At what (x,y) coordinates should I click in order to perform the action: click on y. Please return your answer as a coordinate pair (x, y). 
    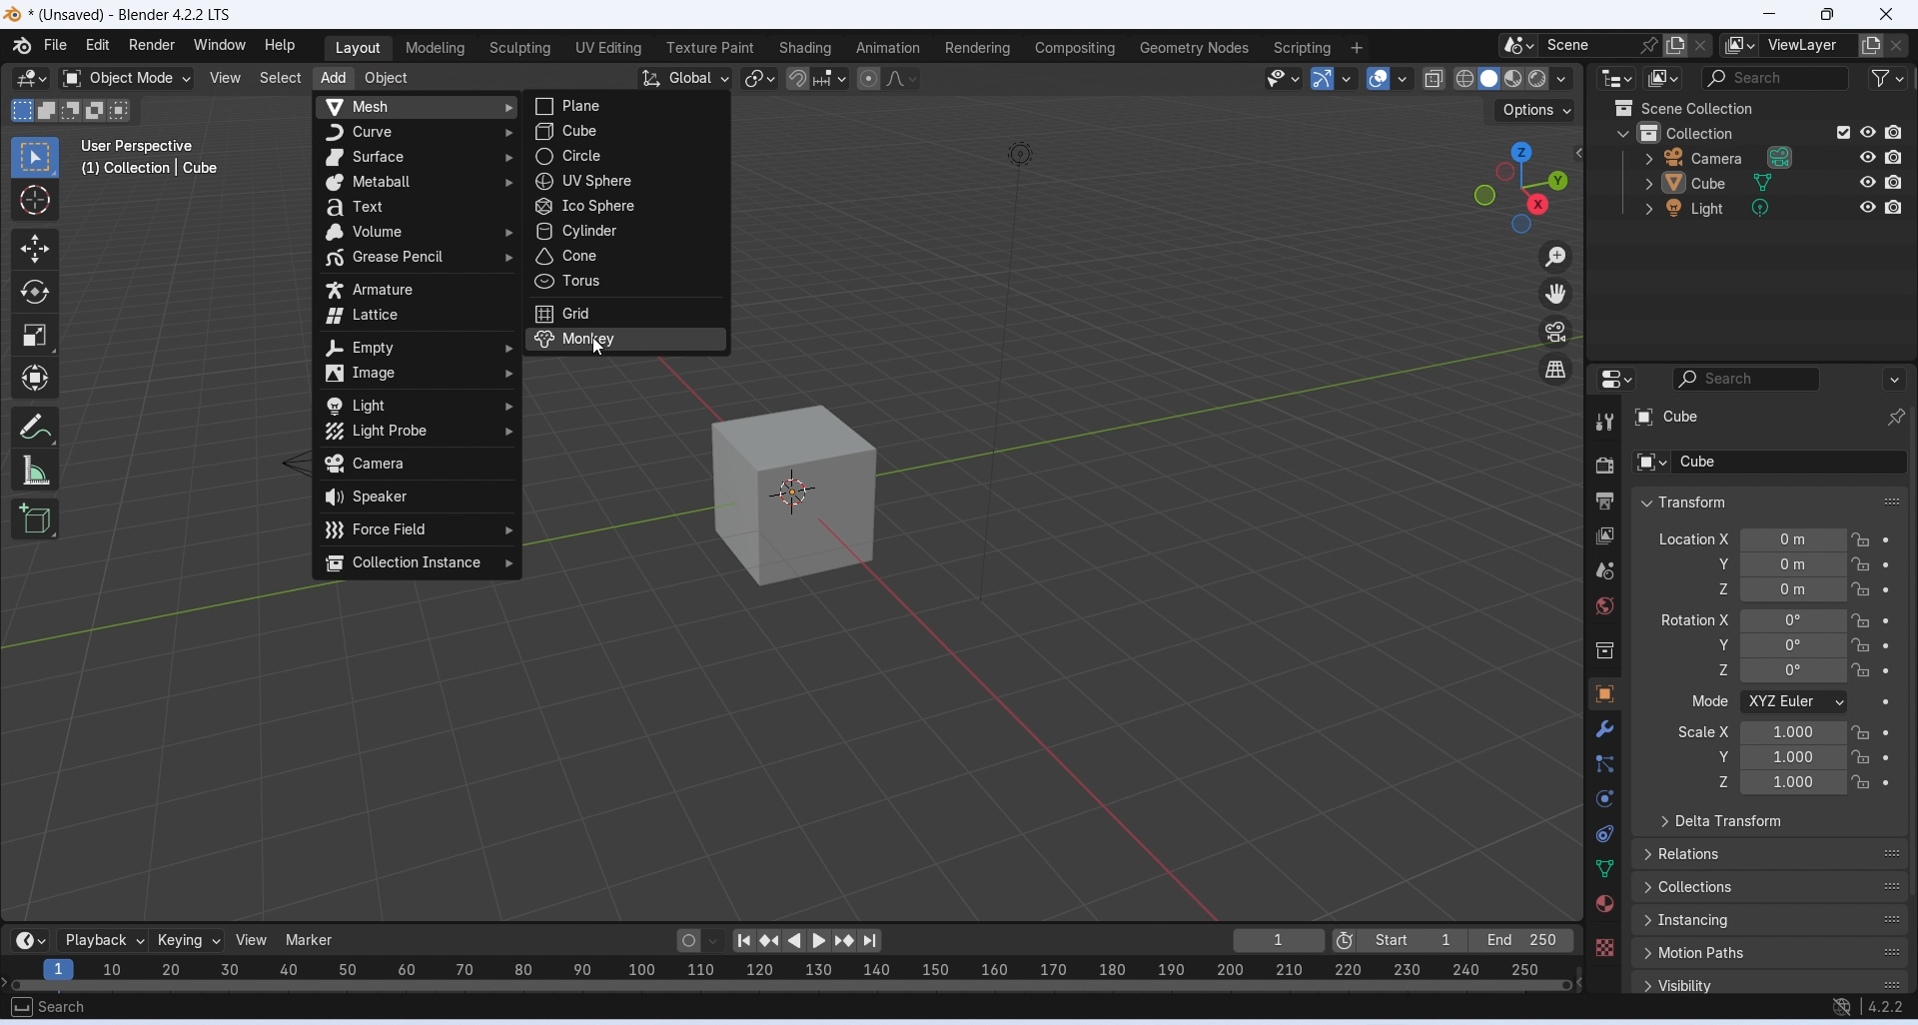
    Looking at the image, I should click on (1711, 643).